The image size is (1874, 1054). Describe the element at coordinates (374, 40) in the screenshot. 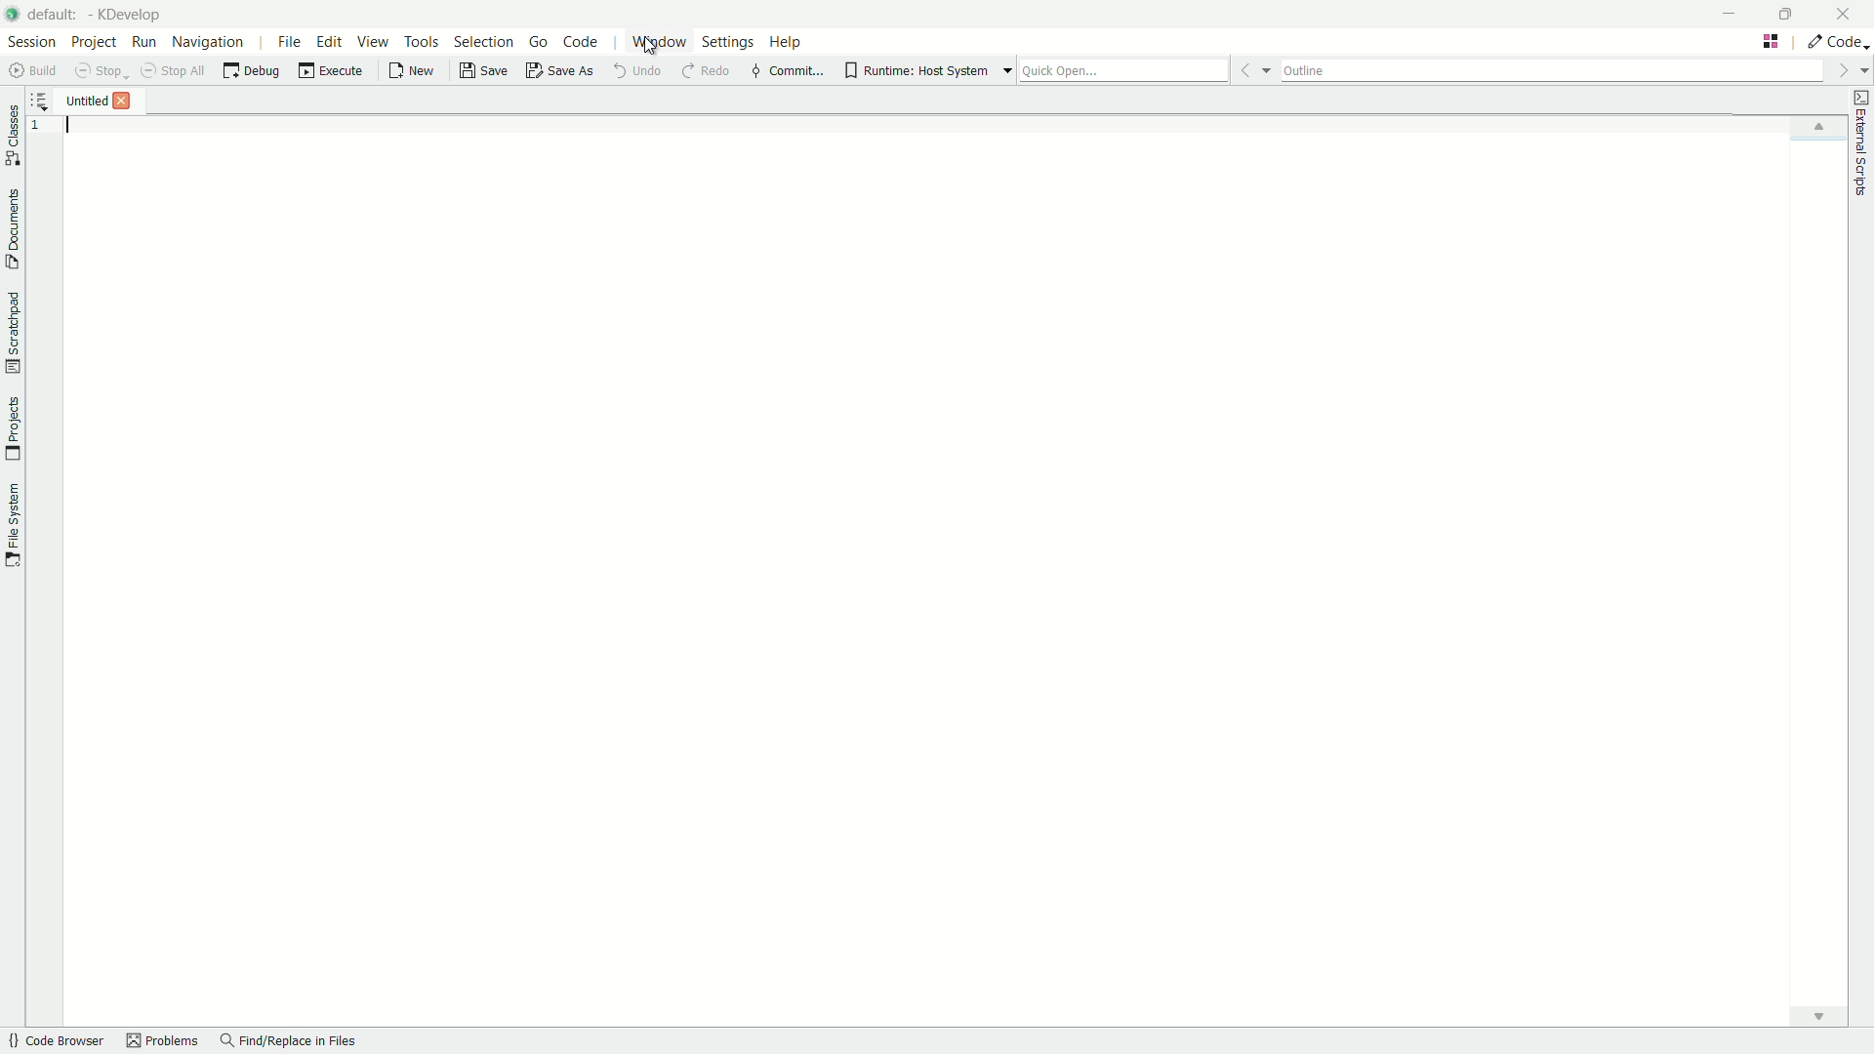

I see `view menu` at that location.